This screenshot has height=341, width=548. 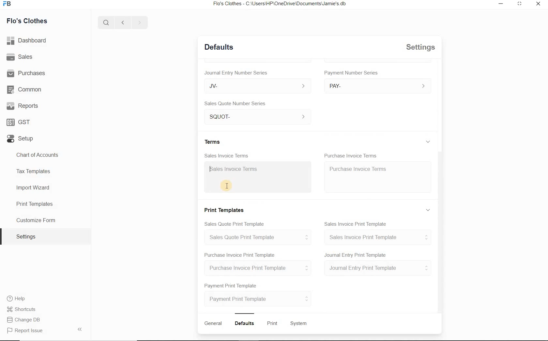 I want to click on Shortcuts, so click(x=22, y=309).